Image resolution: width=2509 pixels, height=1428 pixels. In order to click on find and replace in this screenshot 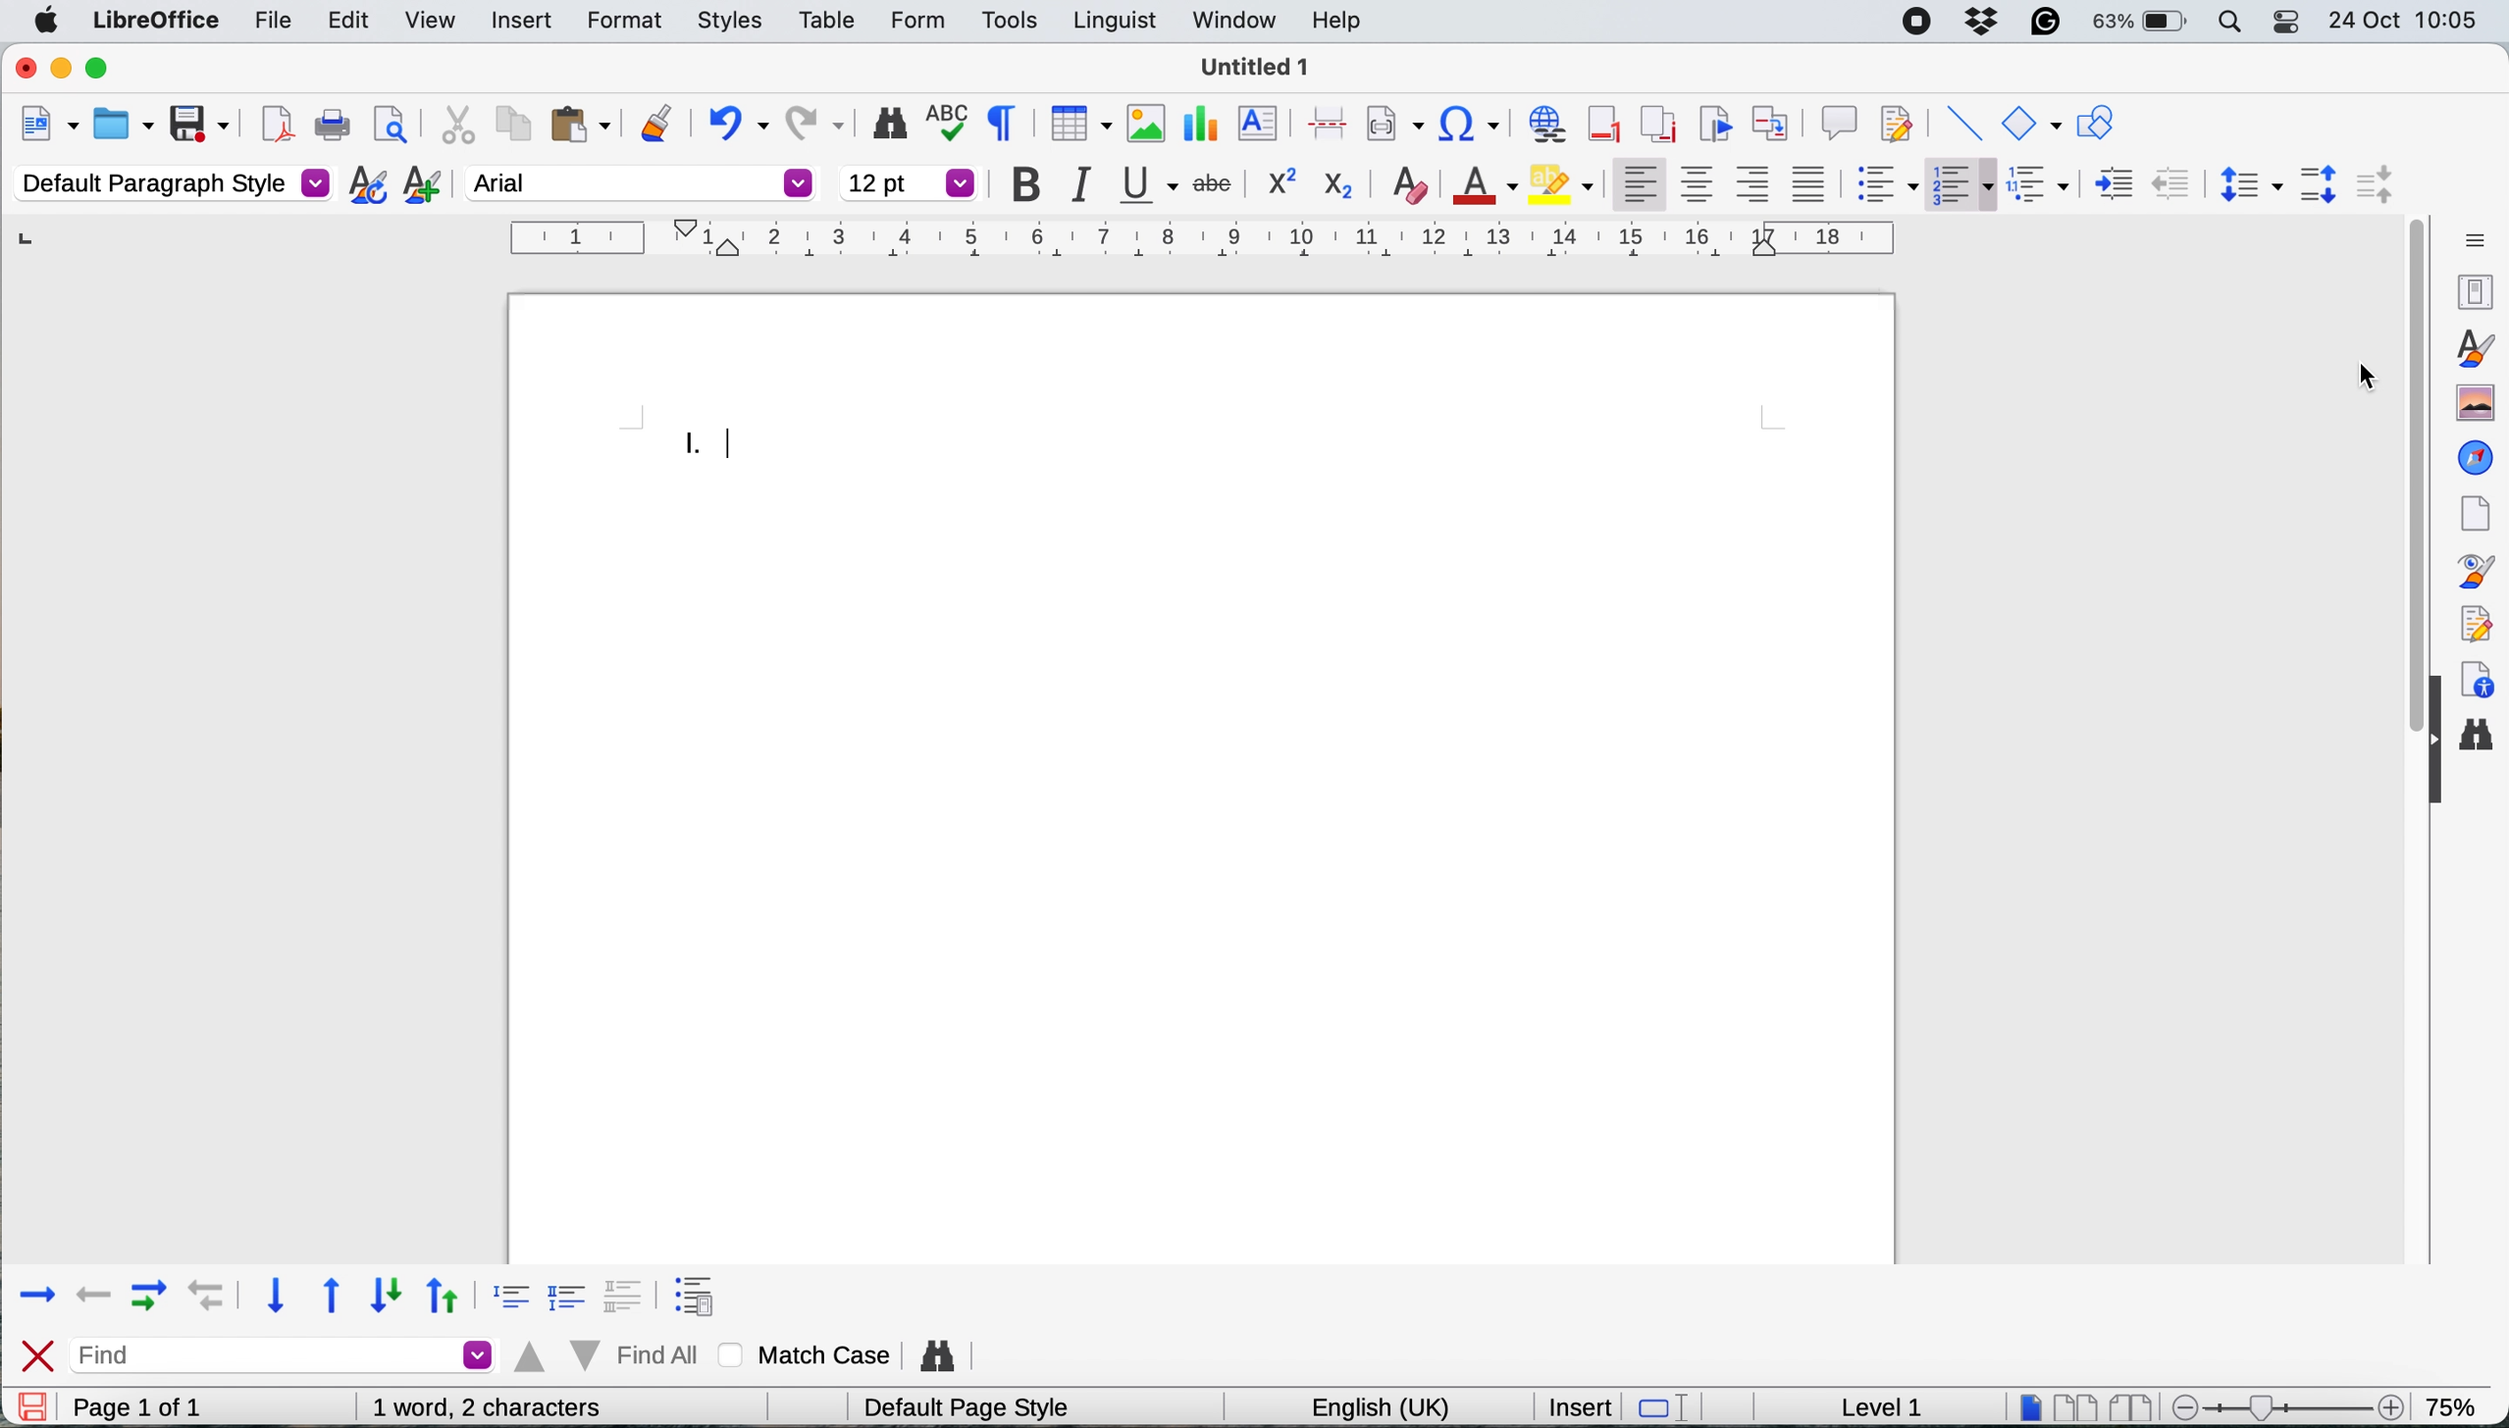, I will do `click(945, 1351)`.